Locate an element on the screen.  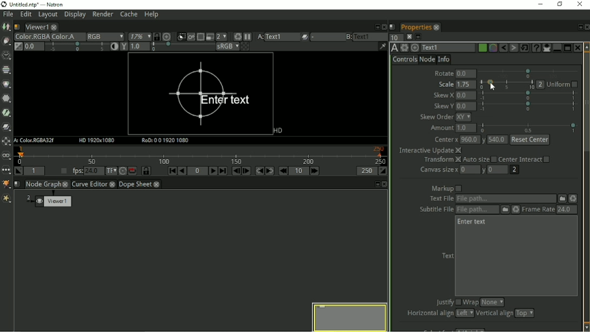
Scale down rendered image is located at coordinates (222, 36).